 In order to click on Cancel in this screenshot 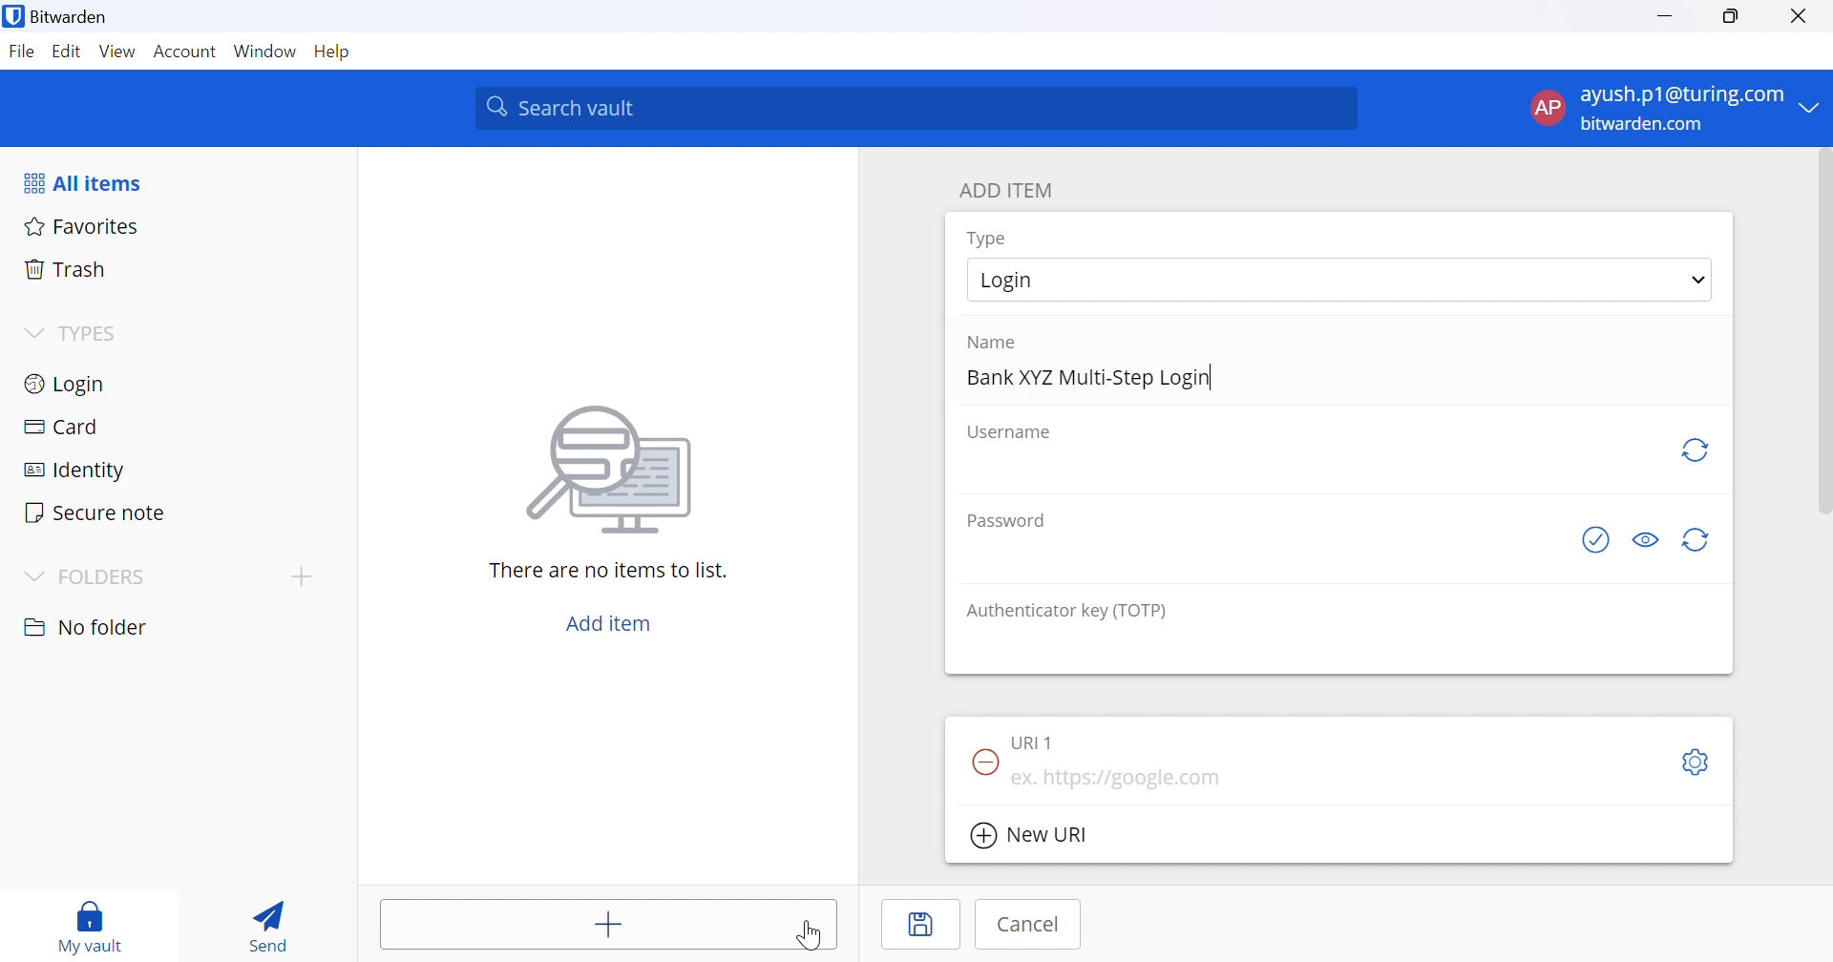, I will do `click(1026, 925)`.